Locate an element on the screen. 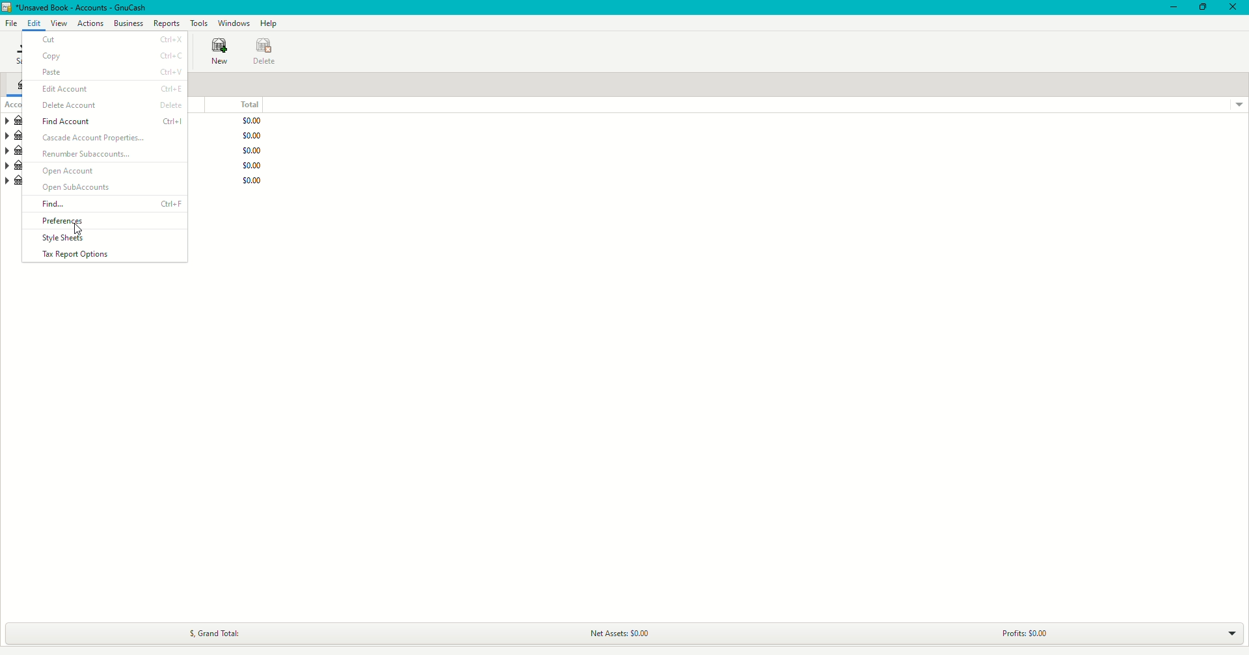 The image size is (1249, 655). Preference is located at coordinates (59, 218).